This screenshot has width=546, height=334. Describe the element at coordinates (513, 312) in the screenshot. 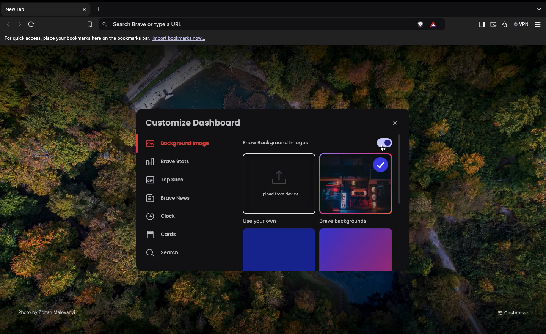

I see `Customize` at that location.